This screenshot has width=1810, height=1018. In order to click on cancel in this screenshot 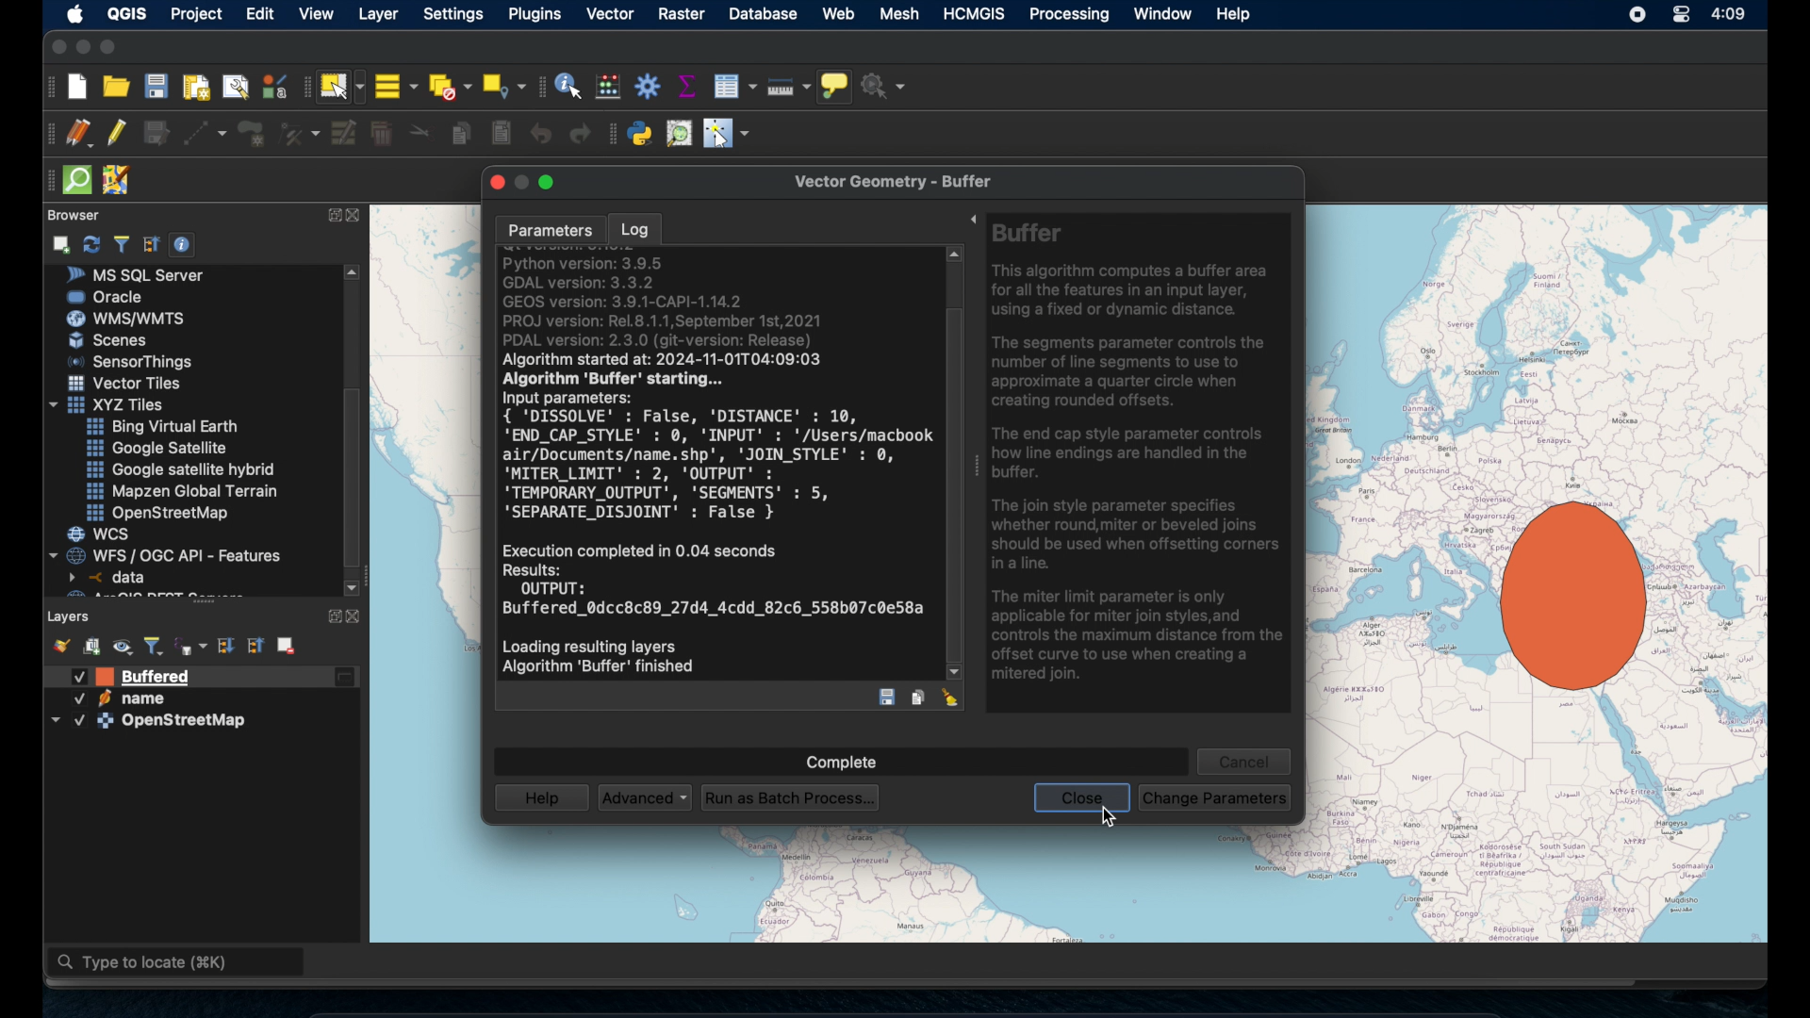, I will do `click(1247, 758)`.